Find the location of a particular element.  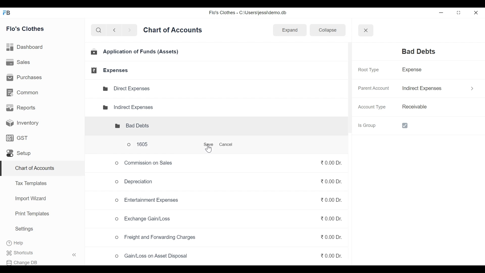

Cursor is located at coordinates (208, 149).